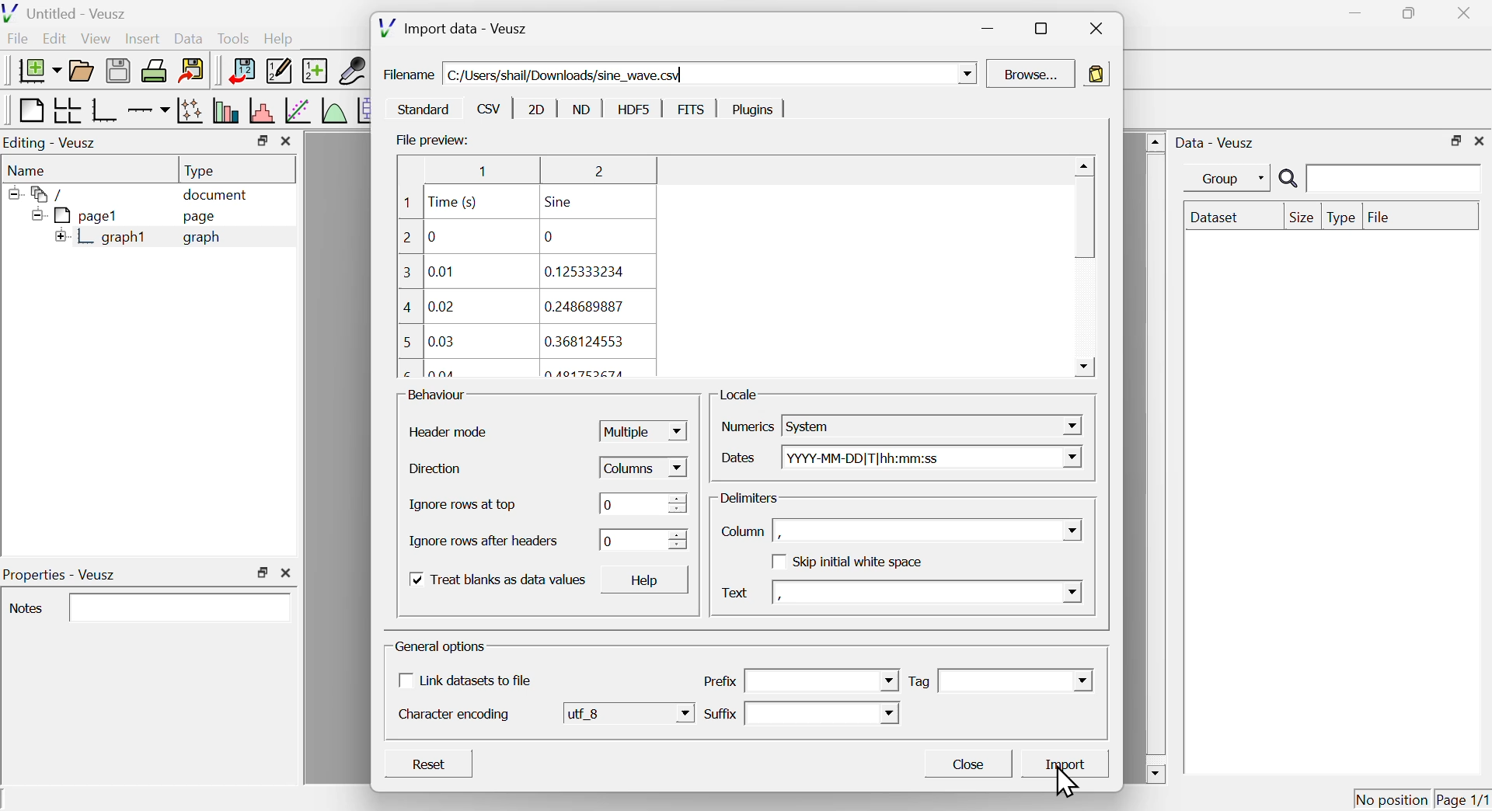  Describe the element at coordinates (1463, 796) in the screenshot. I see `page1/1` at that location.